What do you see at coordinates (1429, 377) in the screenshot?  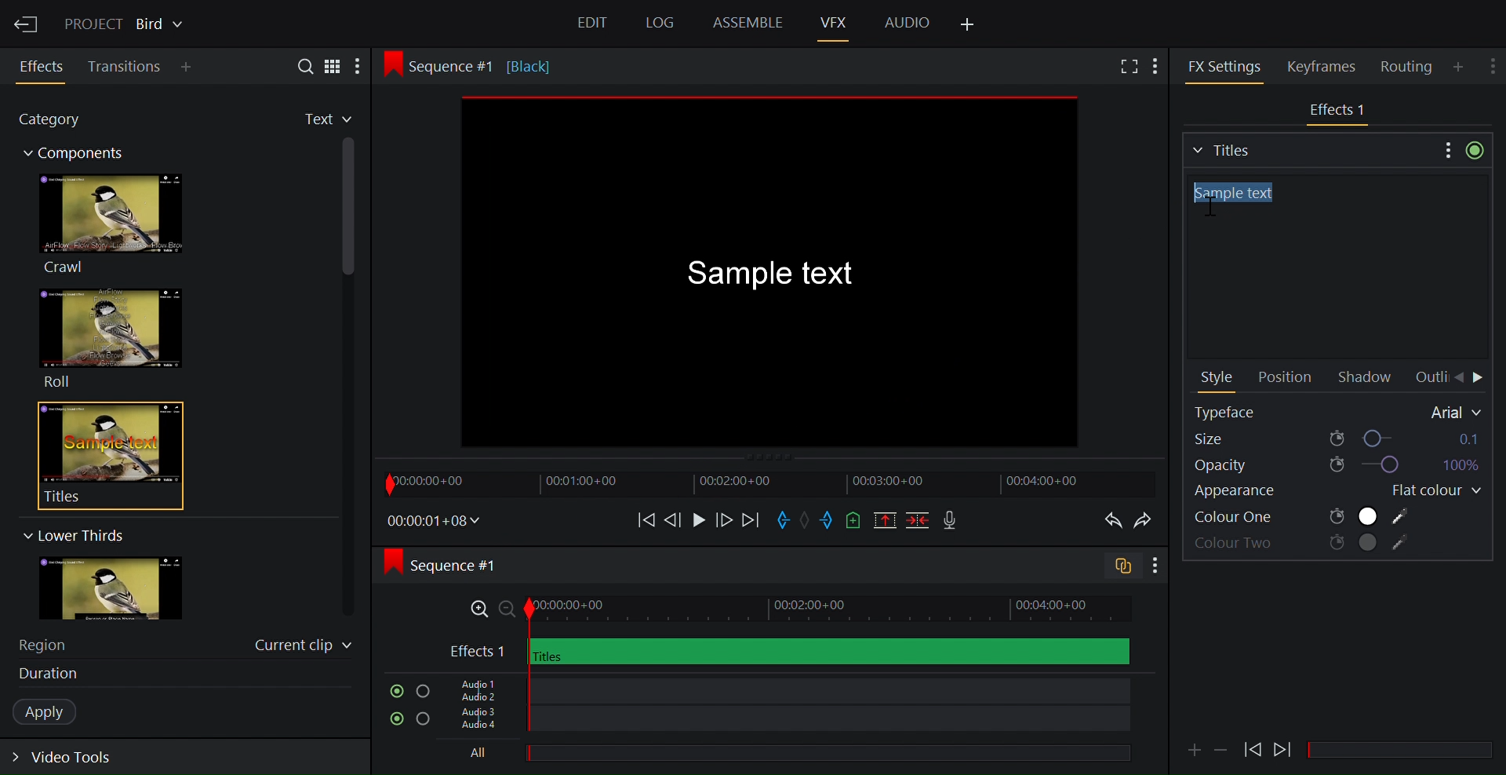 I see `Outline` at bounding box center [1429, 377].